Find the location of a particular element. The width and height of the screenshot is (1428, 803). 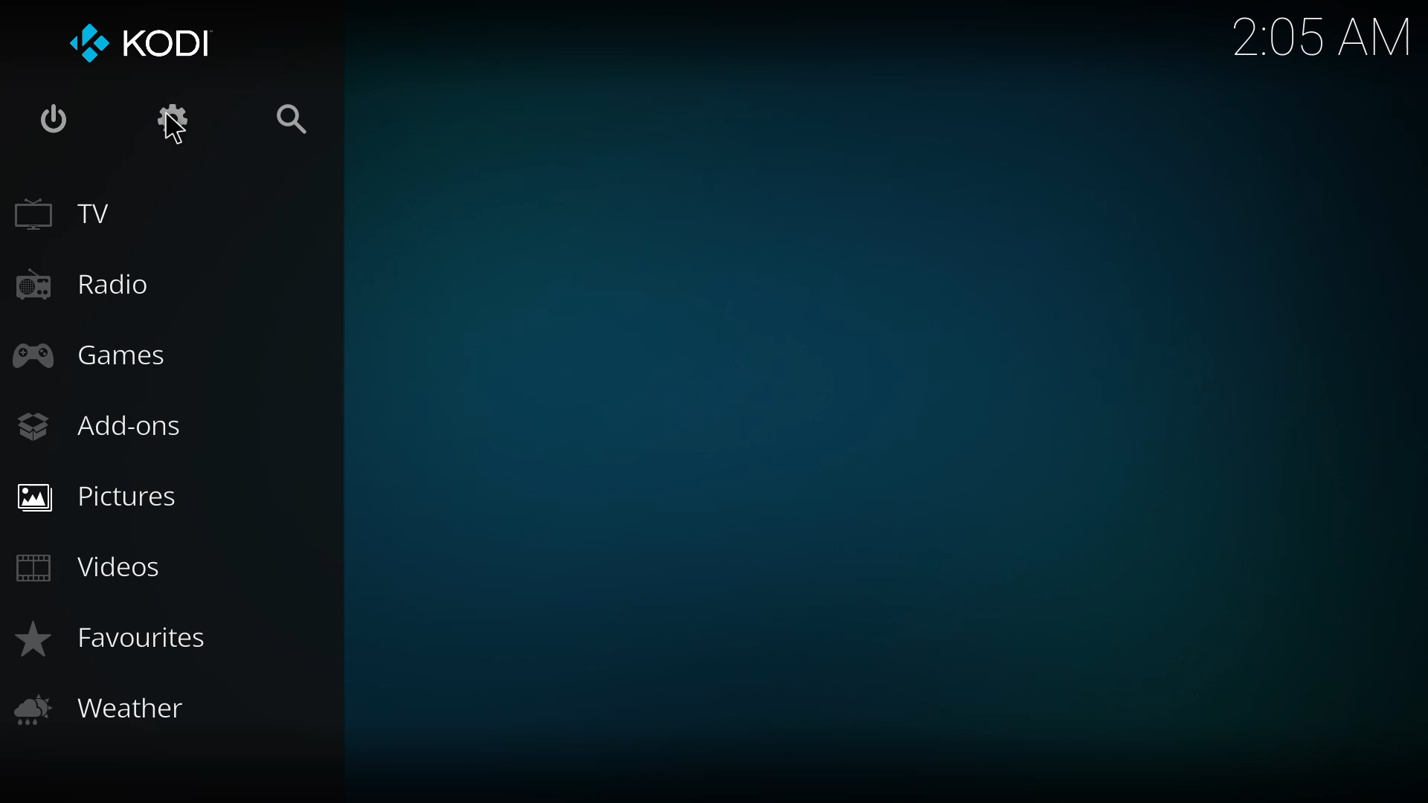

kodi is located at coordinates (140, 45).